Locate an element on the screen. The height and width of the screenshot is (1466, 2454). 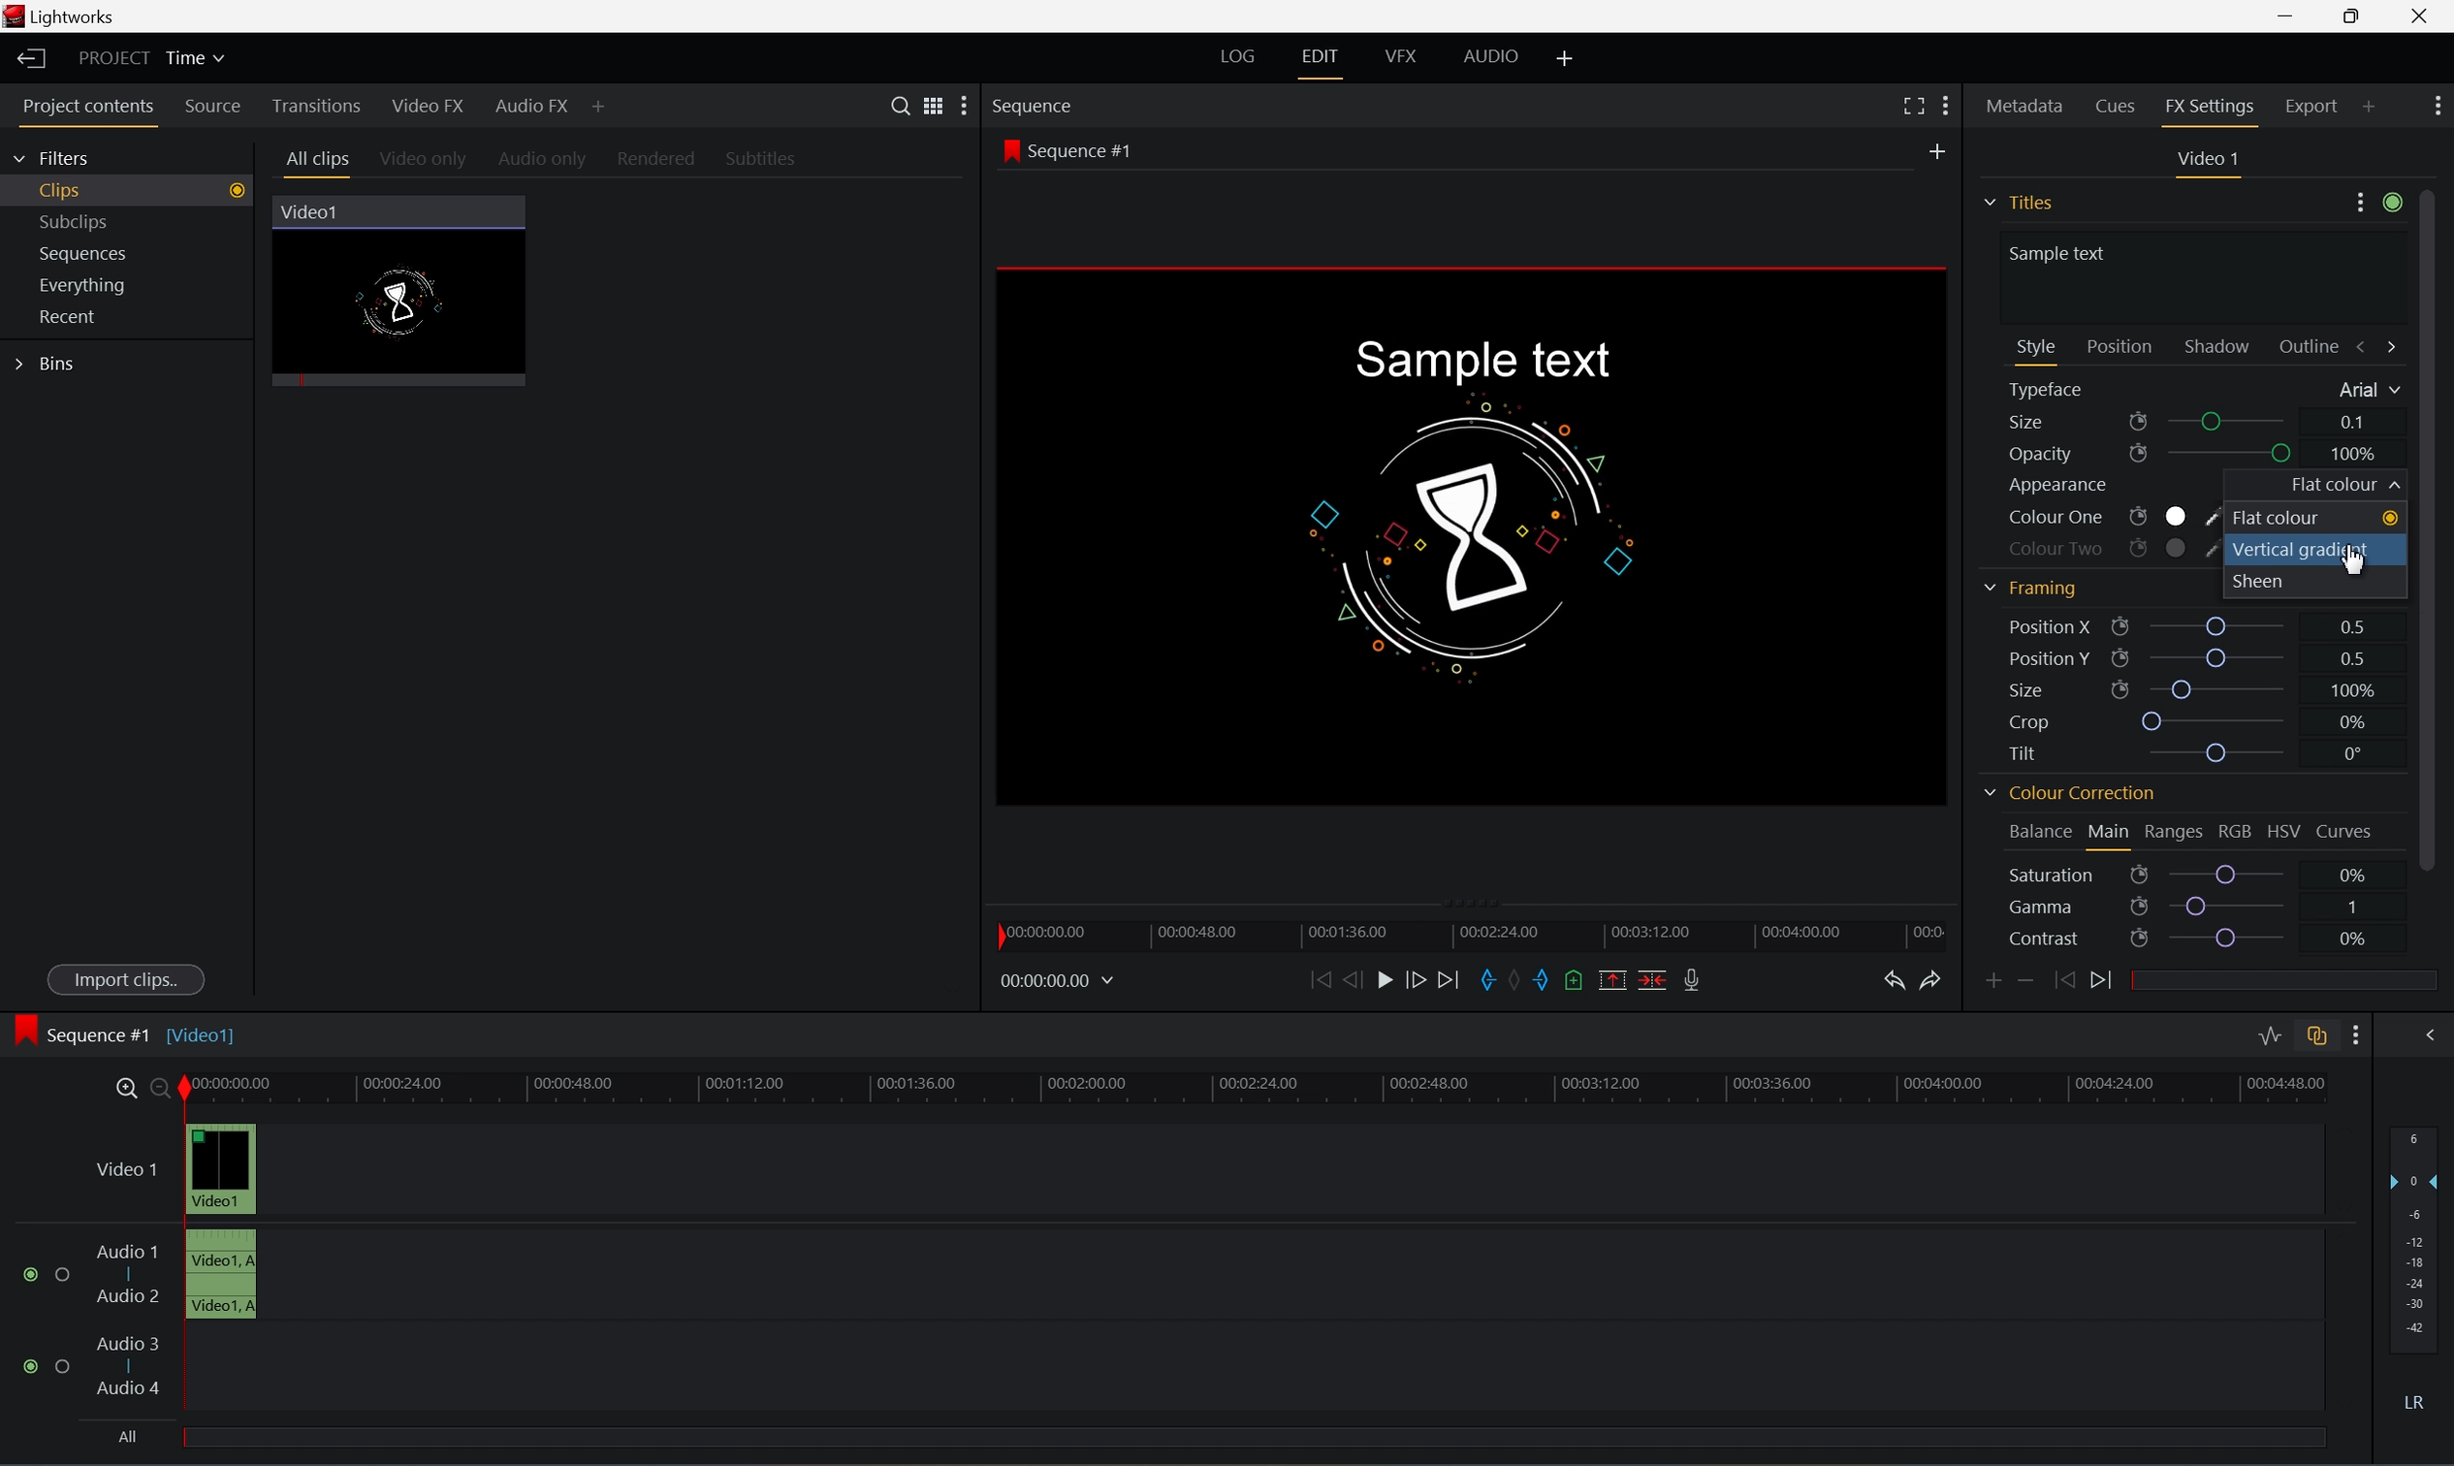
position x is located at coordinates (2070, 626).